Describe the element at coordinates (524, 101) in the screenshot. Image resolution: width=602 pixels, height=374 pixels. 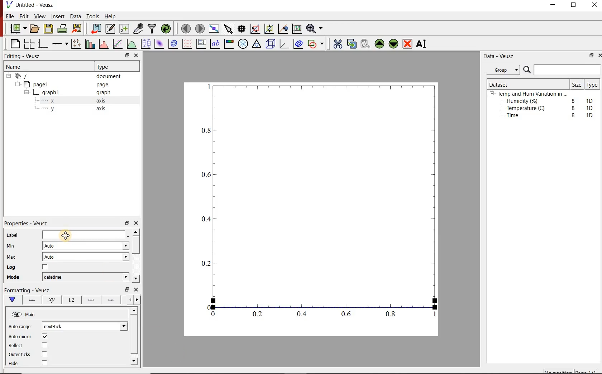
I see `Humidity (%)` at that location.